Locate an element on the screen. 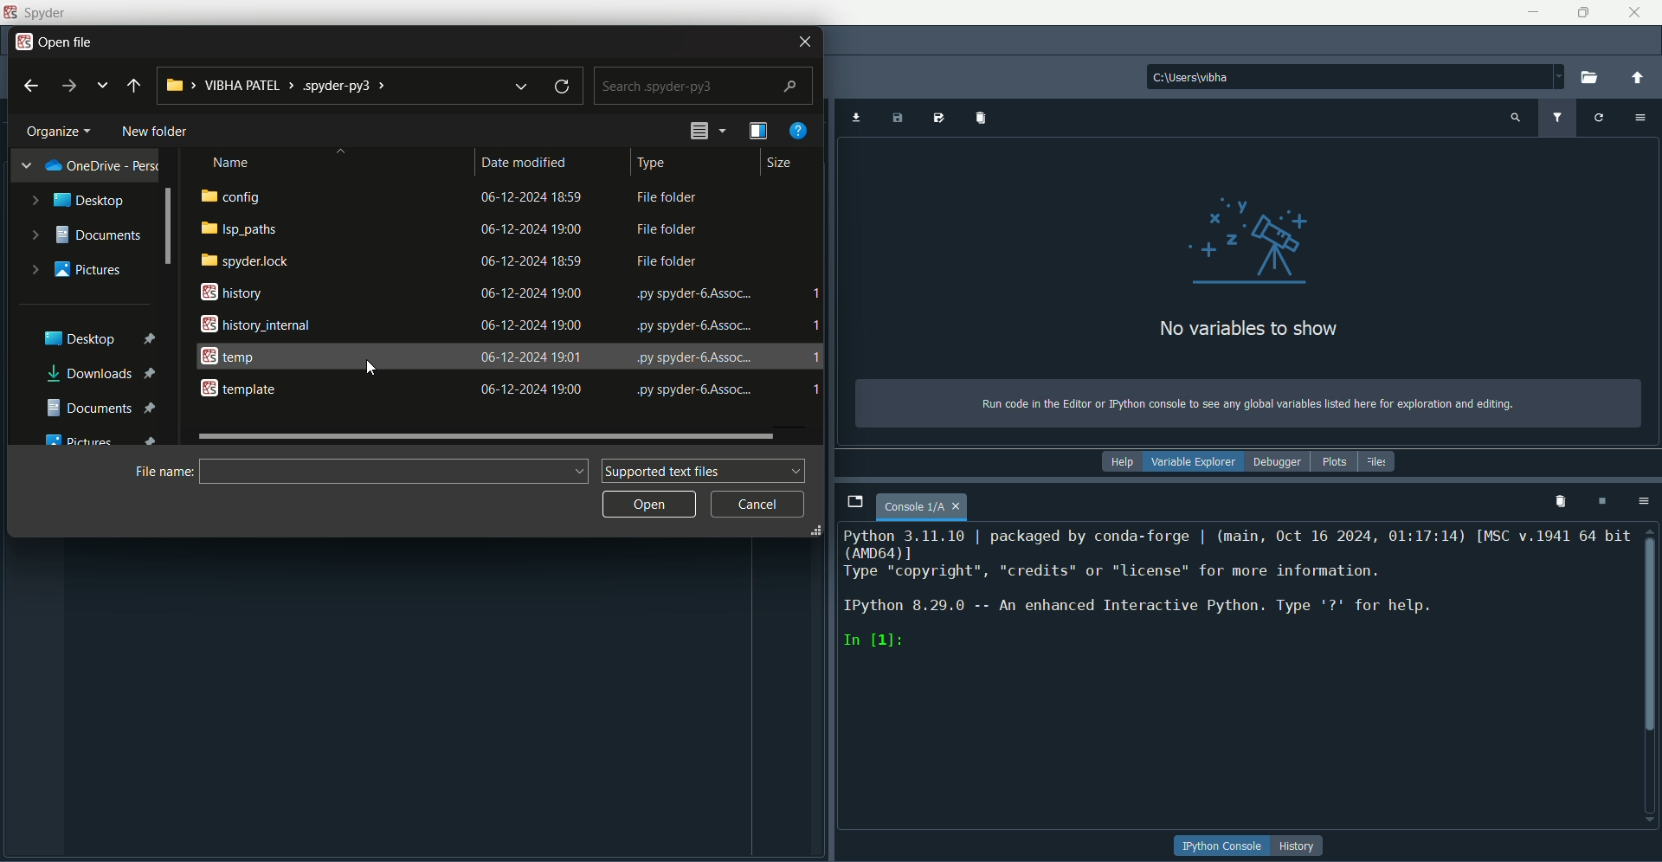  temp is located at coordinates (229, 356).